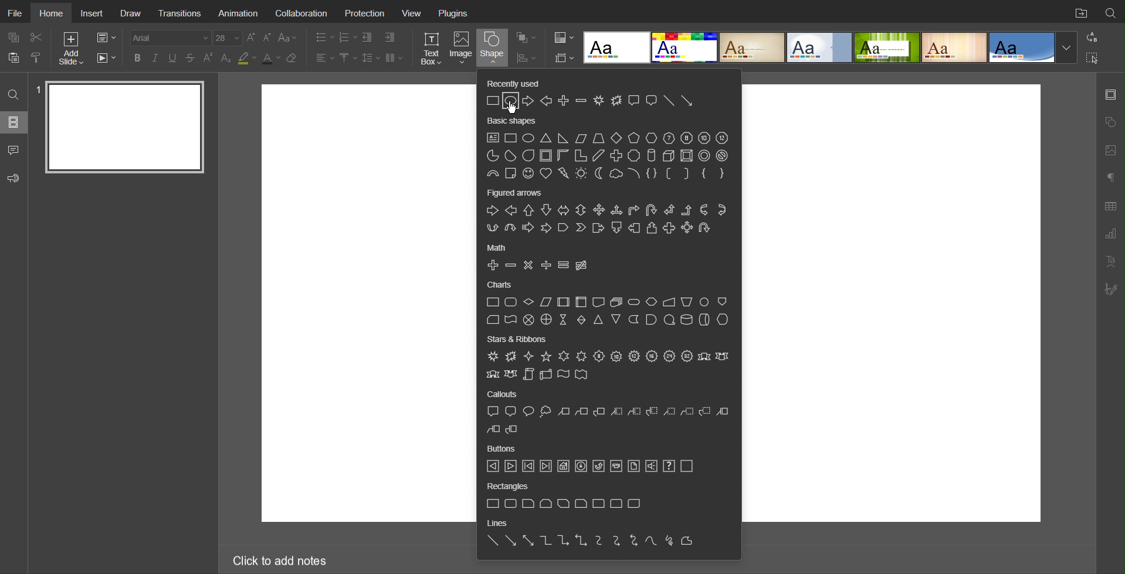  What do you see at coordinates (70, 50) in the screenshot?
I see `Add Slide` at bounding box center [70, 50].